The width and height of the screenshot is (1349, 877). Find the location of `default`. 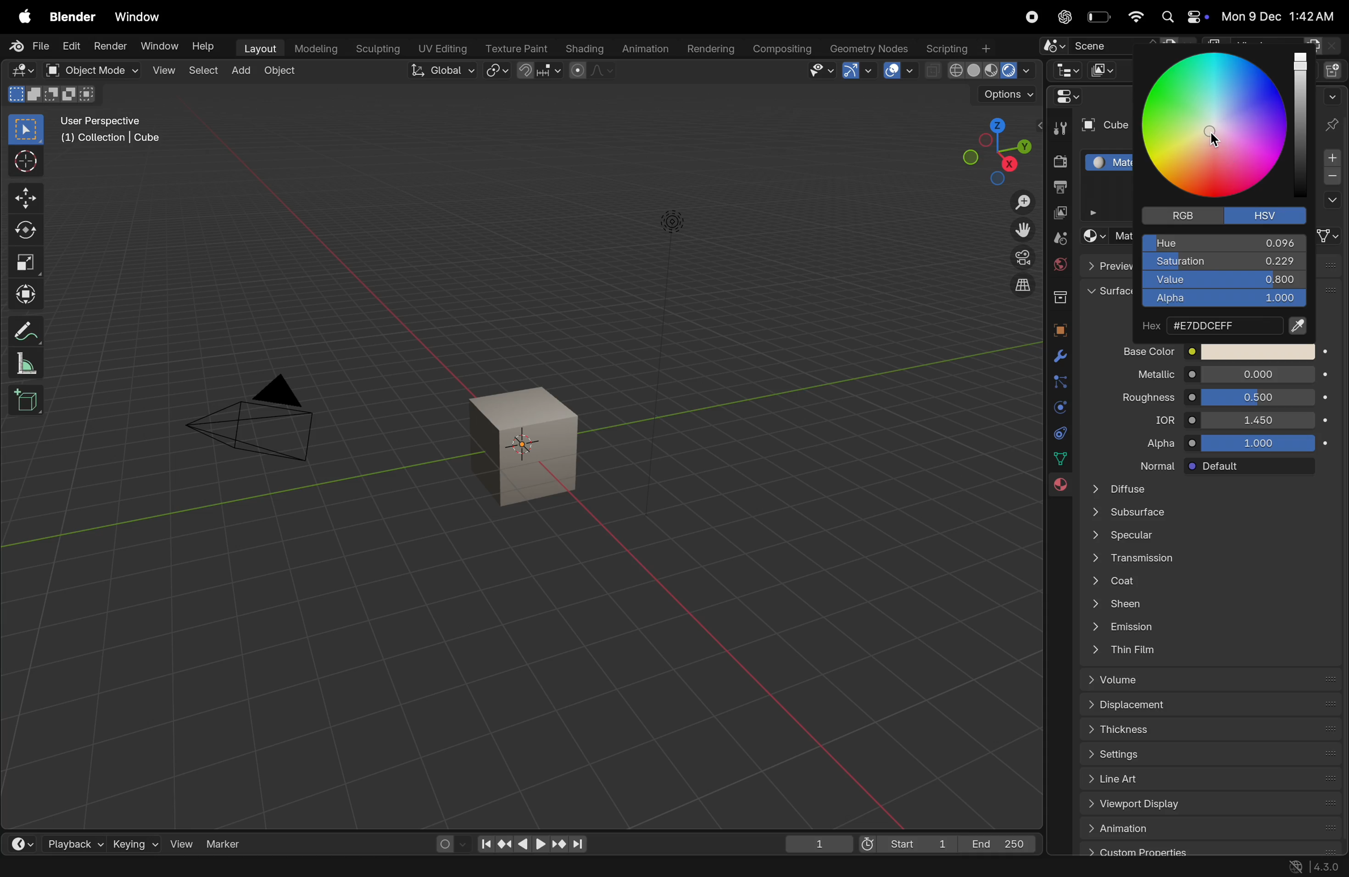

default is located at coordinates (1259, 467).